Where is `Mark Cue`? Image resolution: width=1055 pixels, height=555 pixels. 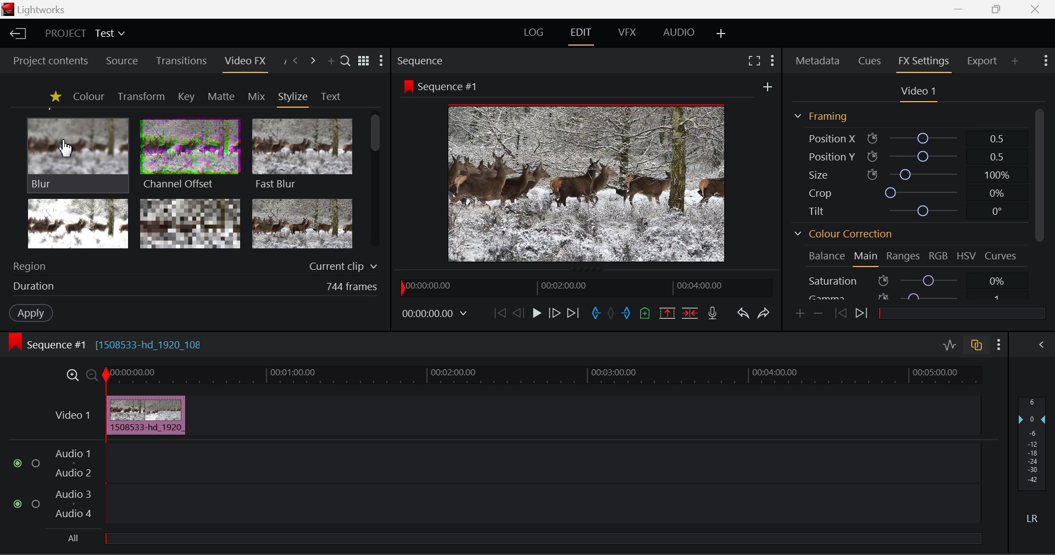 Mark Cue is located at coordinates (646, 313).